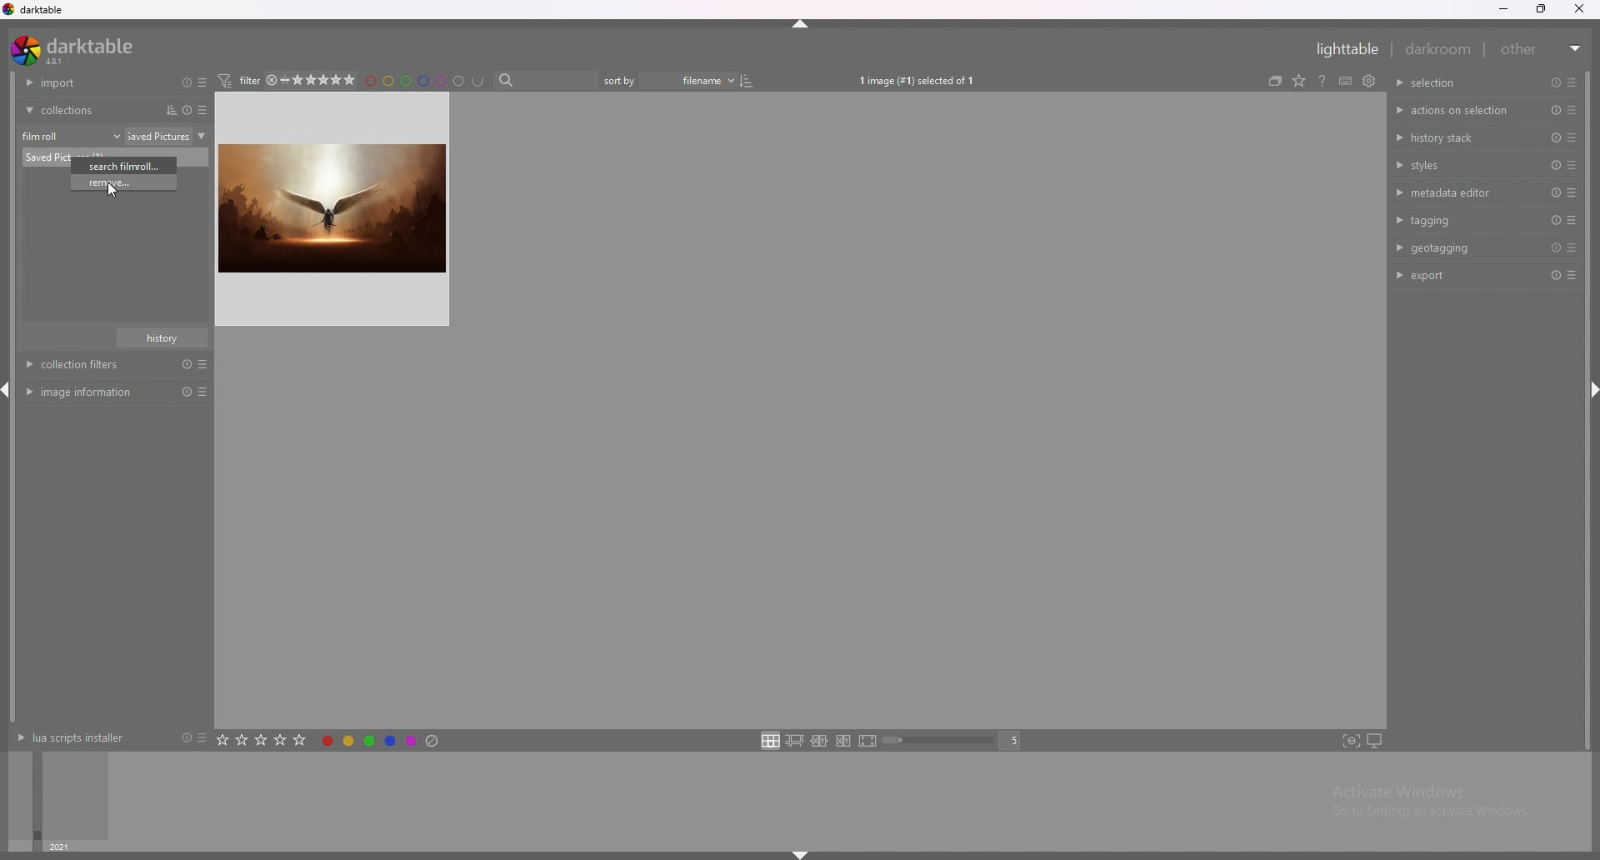 The width and height of the screenshot is (1600, 860). Describe the element at coordinates (1572, 111) in the screenshot. I see `presets` at that location.